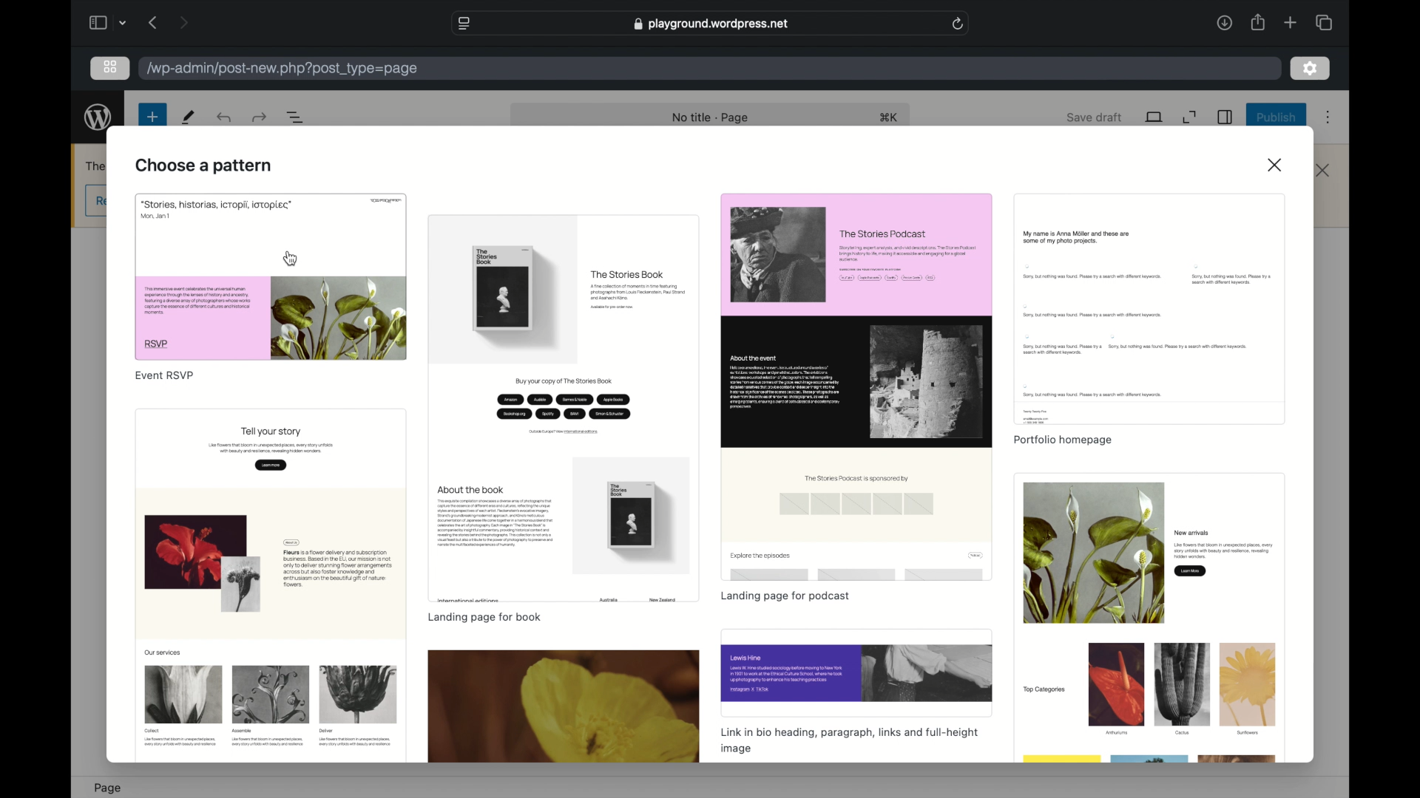 Image resolution: width=1420 pixels, height=798 pixels. I want to click on event rsvp, so click(164, 376).